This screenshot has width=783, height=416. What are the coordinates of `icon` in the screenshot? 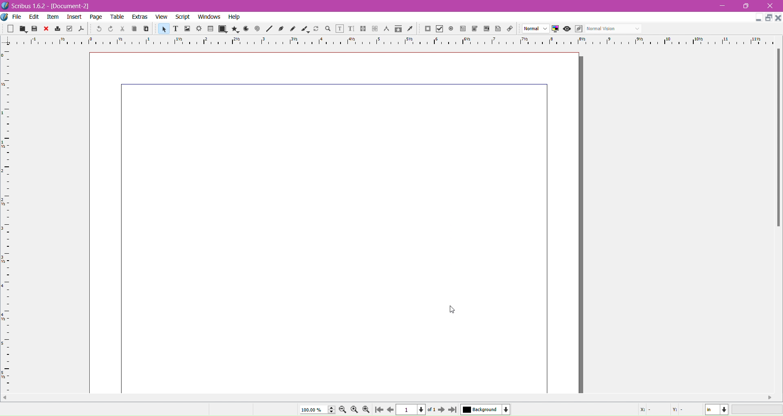 It's located at (211, 29).